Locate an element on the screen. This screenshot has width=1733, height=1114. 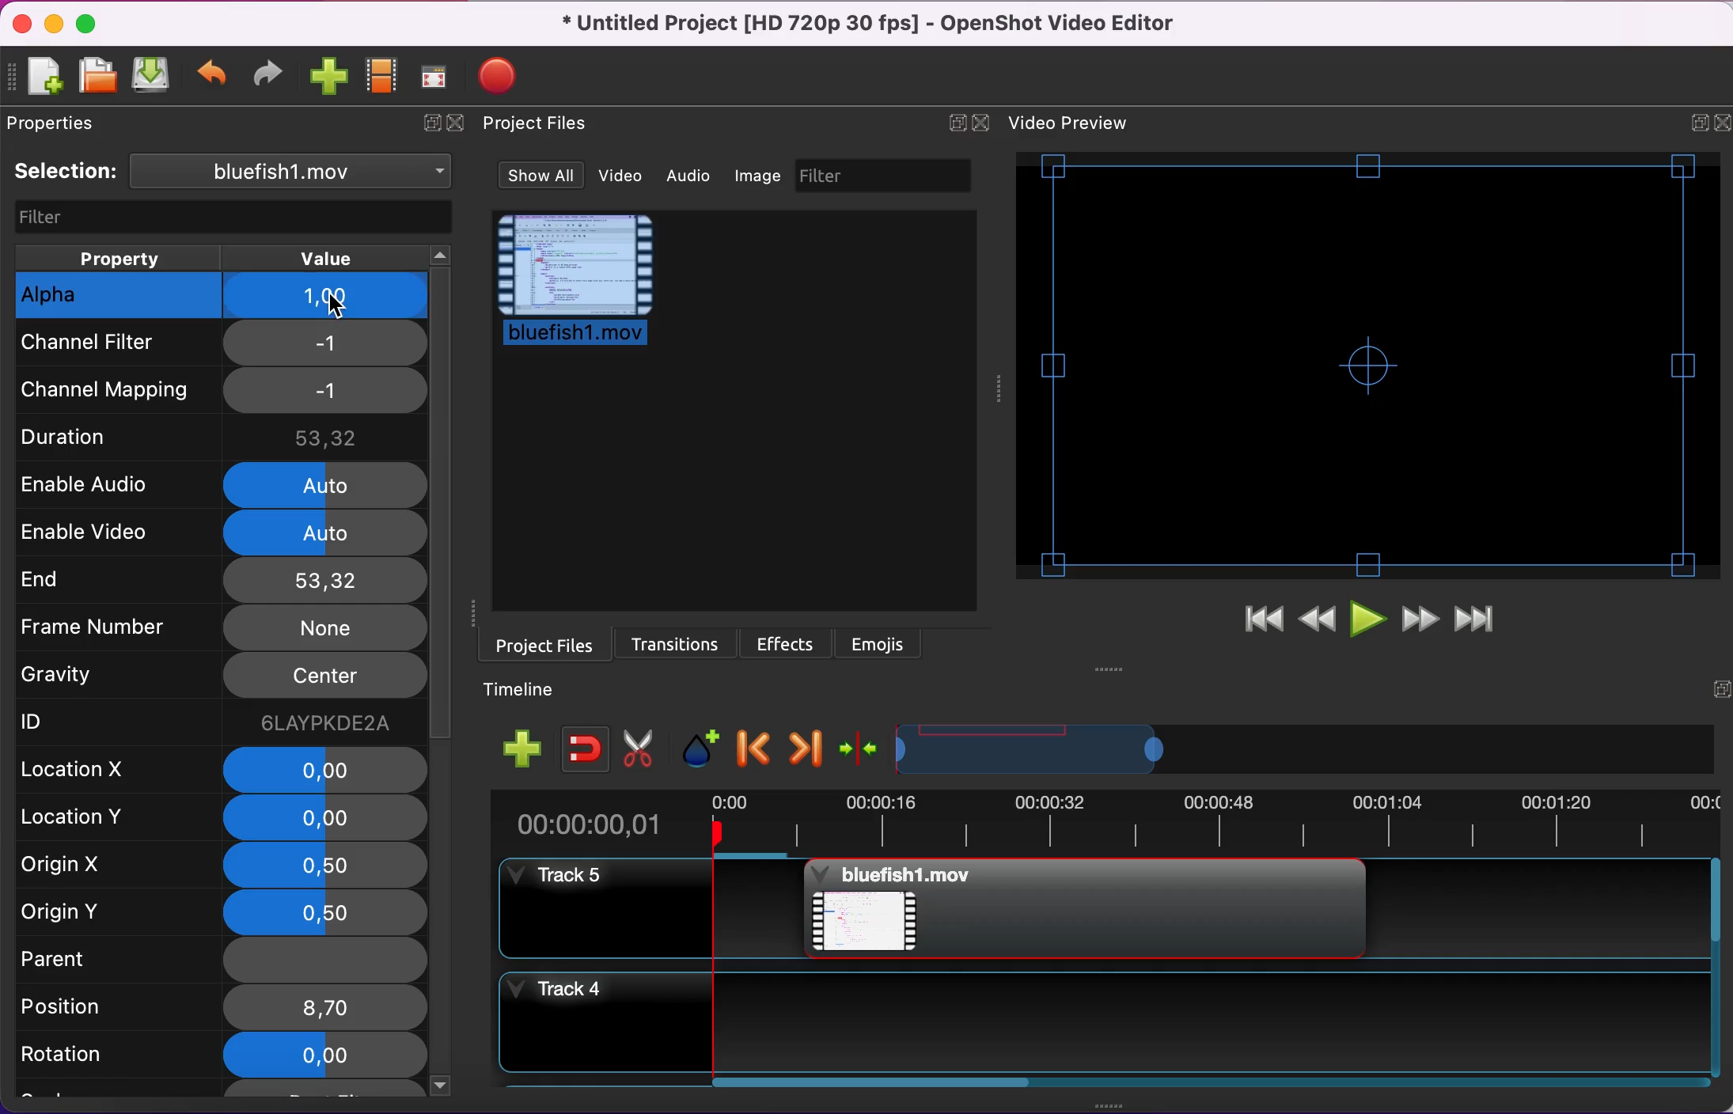
expand/hide is located at coordinates (1719, 689).